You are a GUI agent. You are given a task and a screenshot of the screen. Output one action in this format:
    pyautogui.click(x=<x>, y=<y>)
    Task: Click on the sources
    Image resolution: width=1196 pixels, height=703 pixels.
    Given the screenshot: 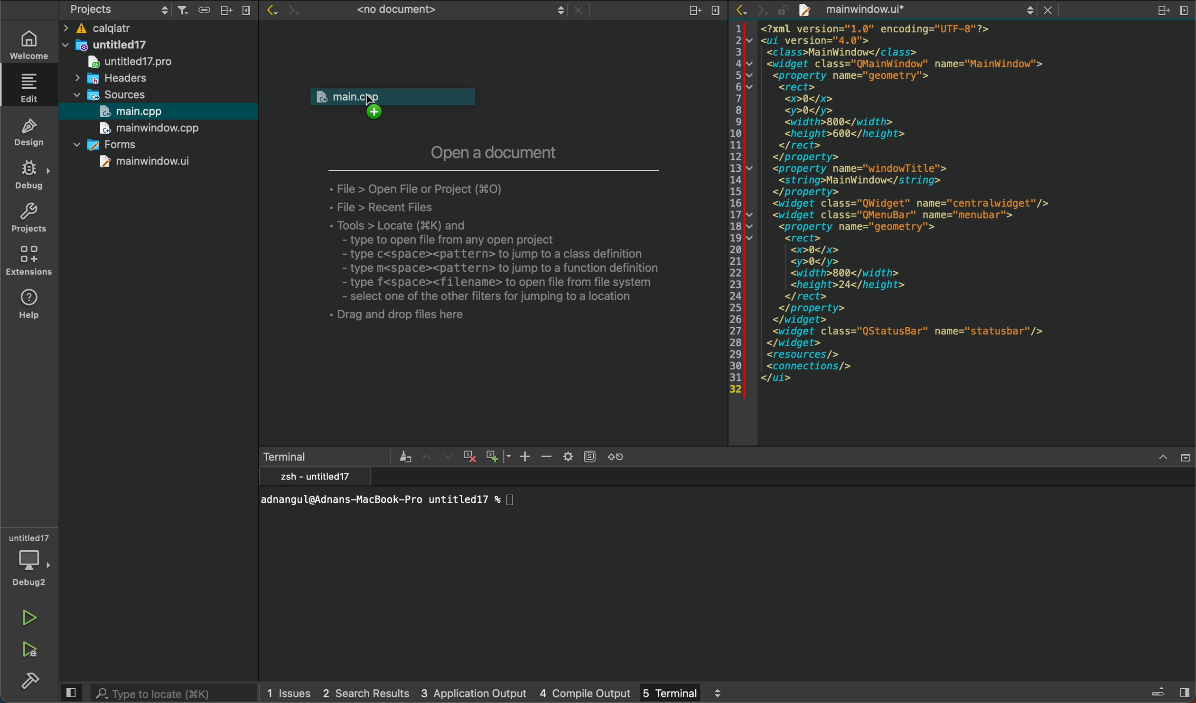 What is the action you would take?
    pyautogui.click(x=104, y=96)
    